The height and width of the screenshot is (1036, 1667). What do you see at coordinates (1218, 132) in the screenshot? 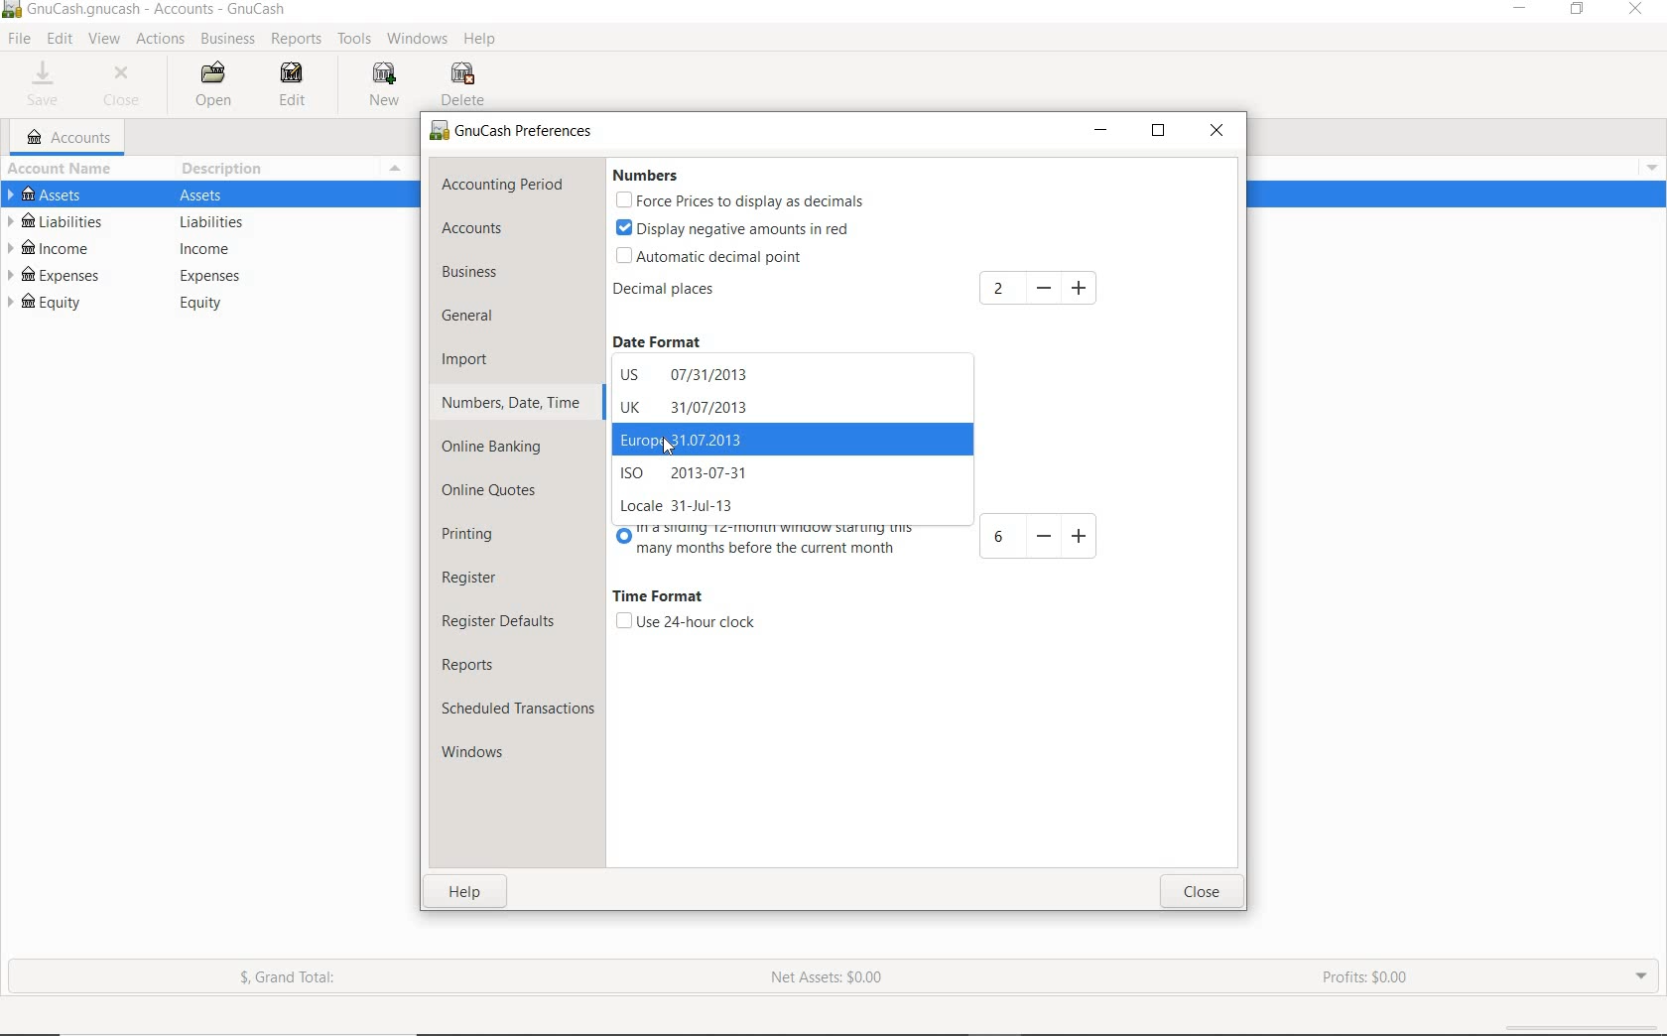
I see `close` at bounding box center [1218, 132].